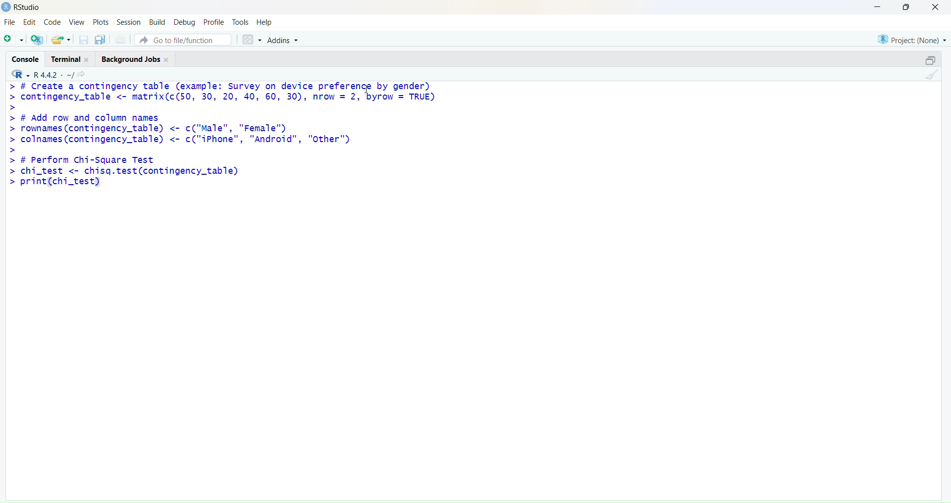 The width and height of the screenshot is (951, 503). Describe the element at coordinates (183, 40) in the screenshot. I see `go to file/function` at that location.